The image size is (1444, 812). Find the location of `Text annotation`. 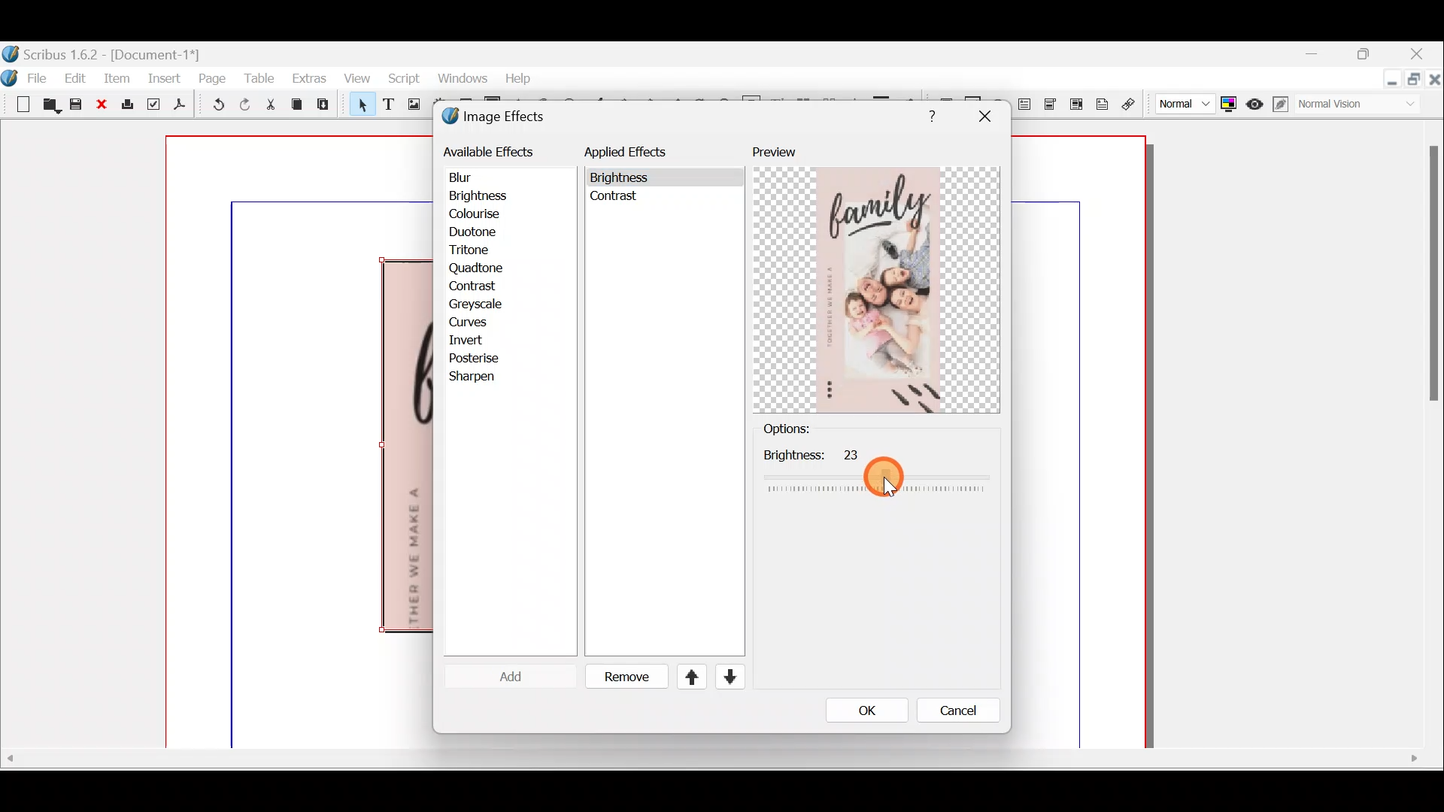

Text annotation is located at coordinates (1102, 102).